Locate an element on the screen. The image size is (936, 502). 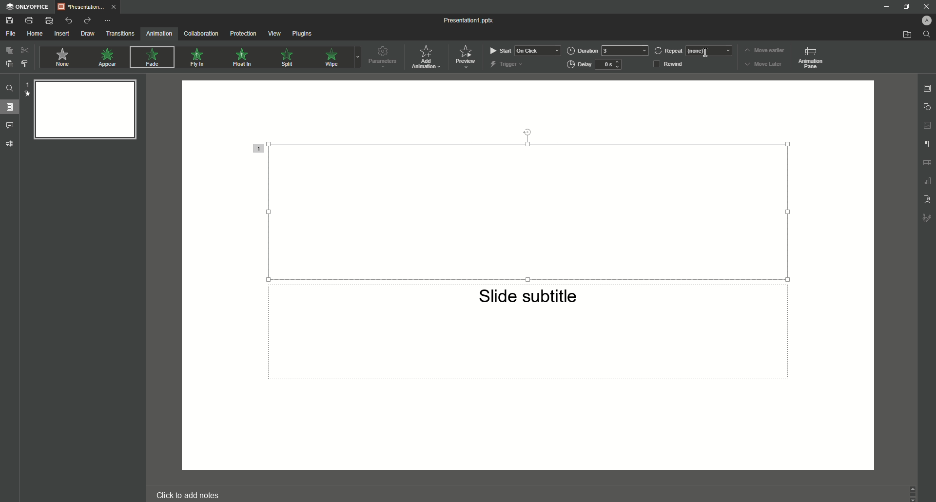
Transitions is located at coordinates (120, 33).